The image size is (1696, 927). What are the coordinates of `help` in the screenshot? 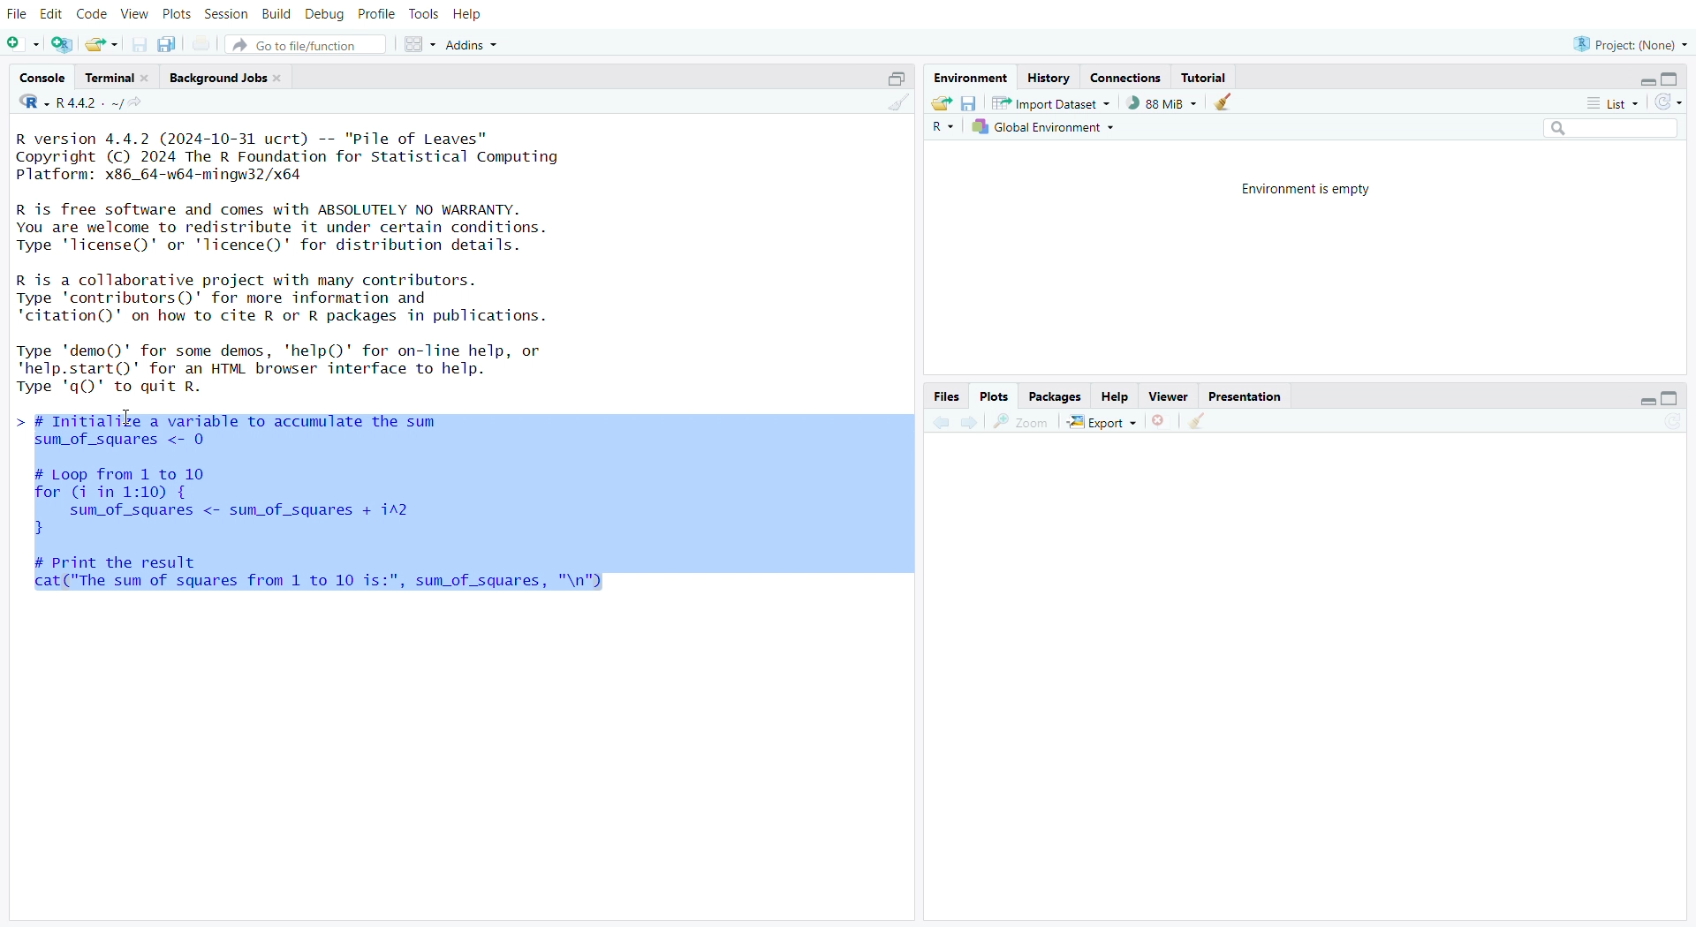 It's located at (470, 14).